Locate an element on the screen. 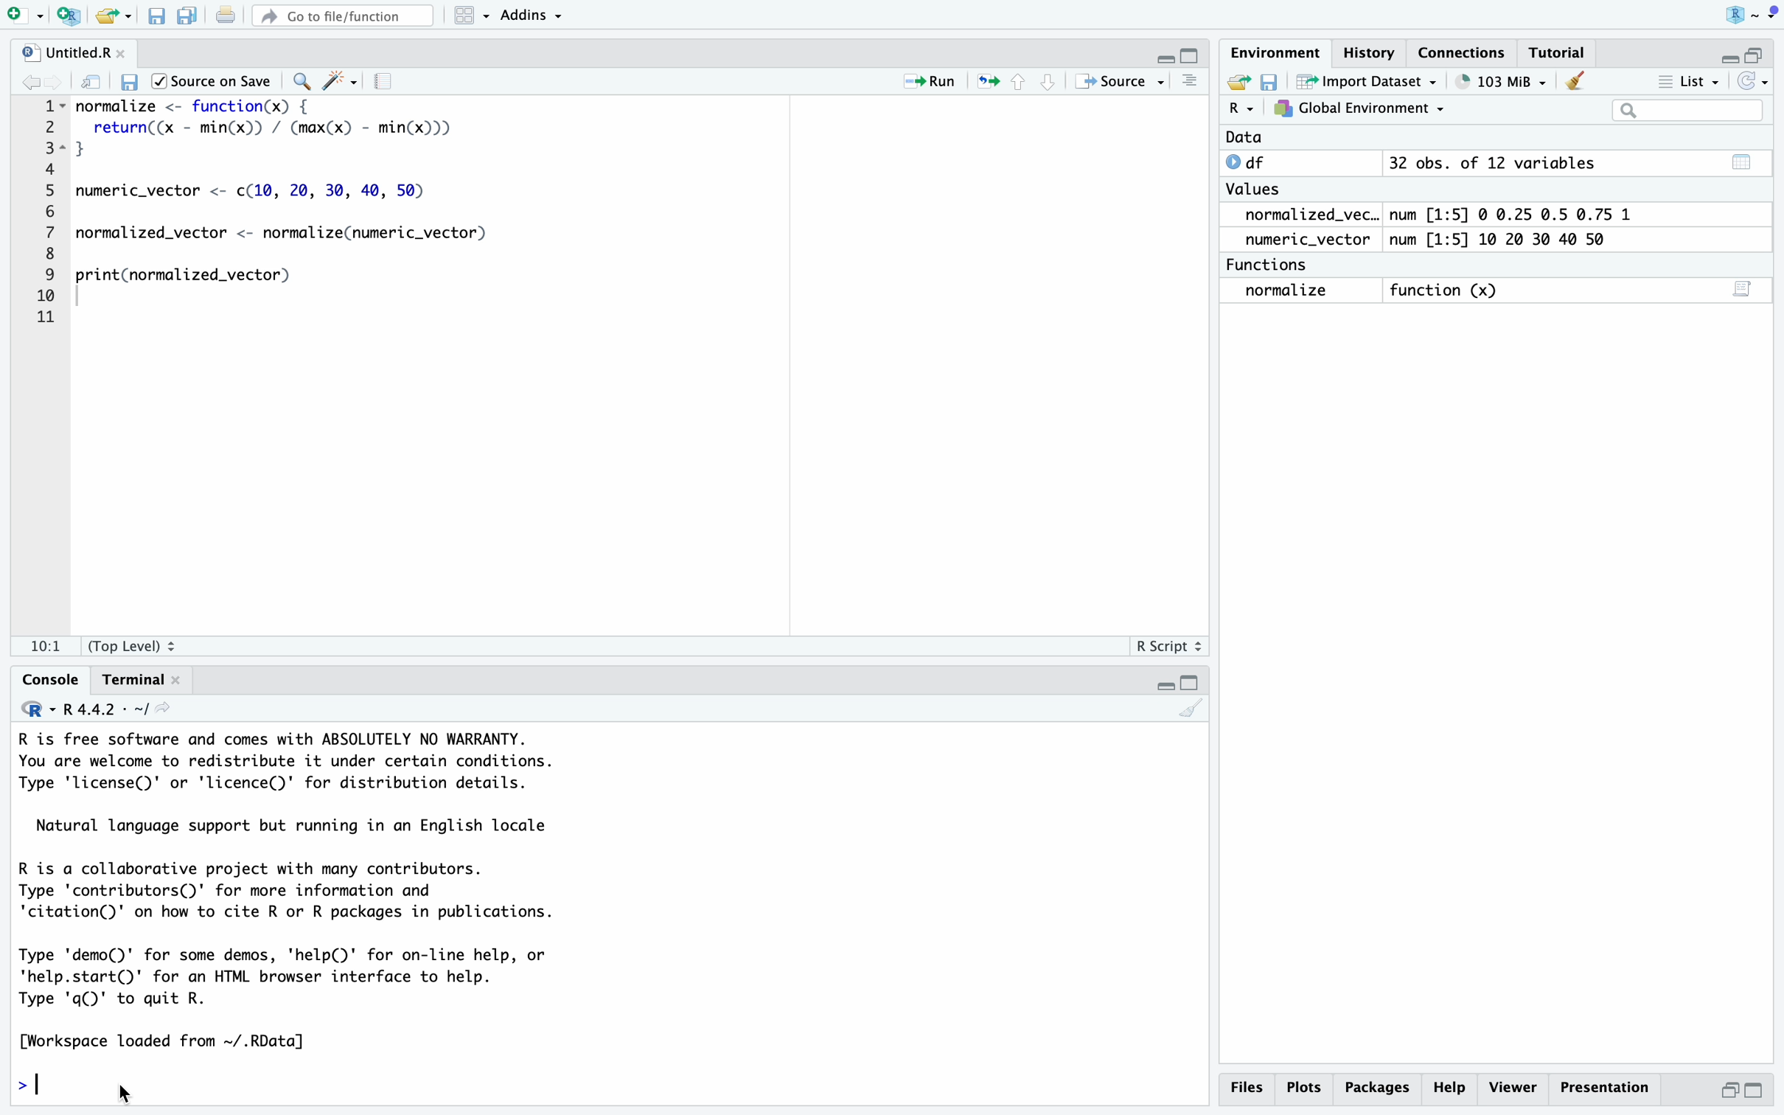 This screenshot has height=1115, width=1784. Environment is located at coordinates (1278, 52).